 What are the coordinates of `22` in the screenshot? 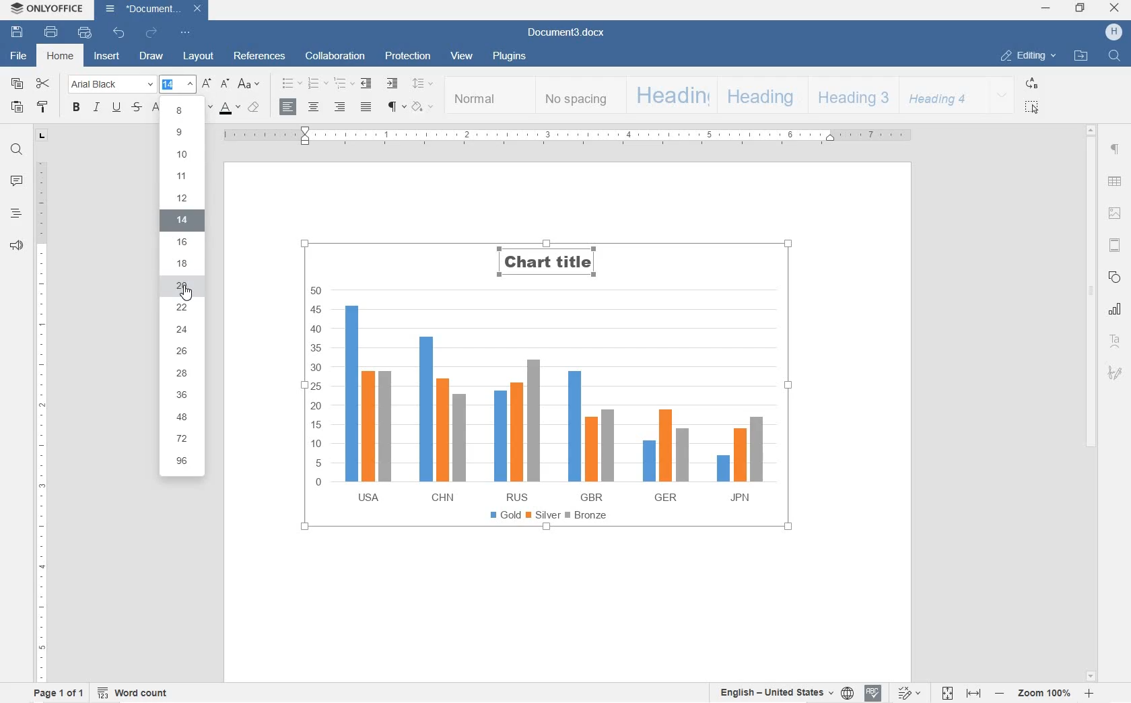 It's located at (181, 308).